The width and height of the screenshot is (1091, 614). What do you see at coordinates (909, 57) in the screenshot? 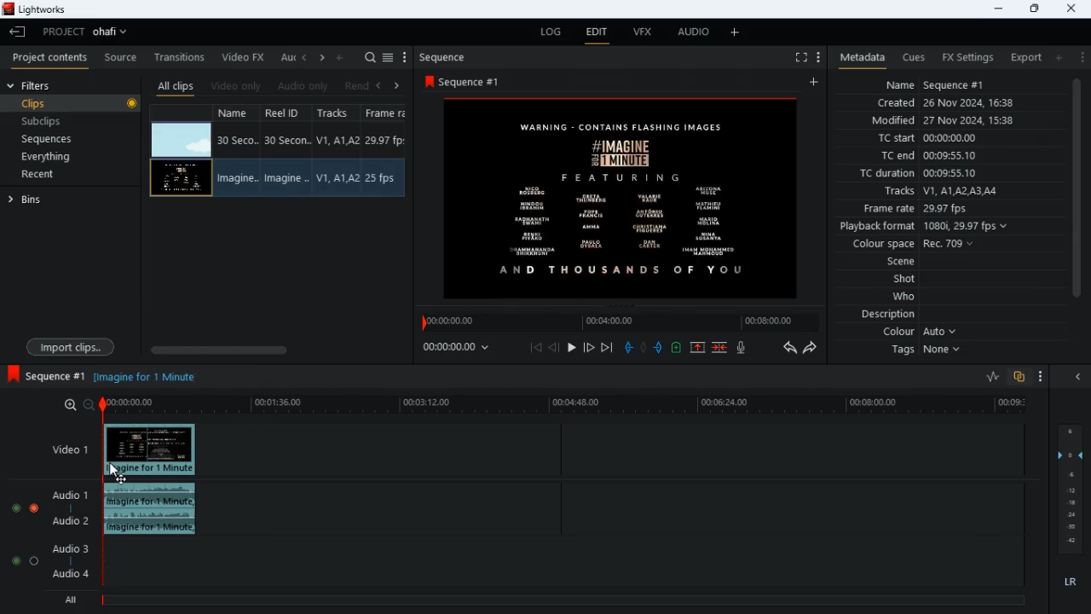
I see `cues` at bounding box center [909, 57].